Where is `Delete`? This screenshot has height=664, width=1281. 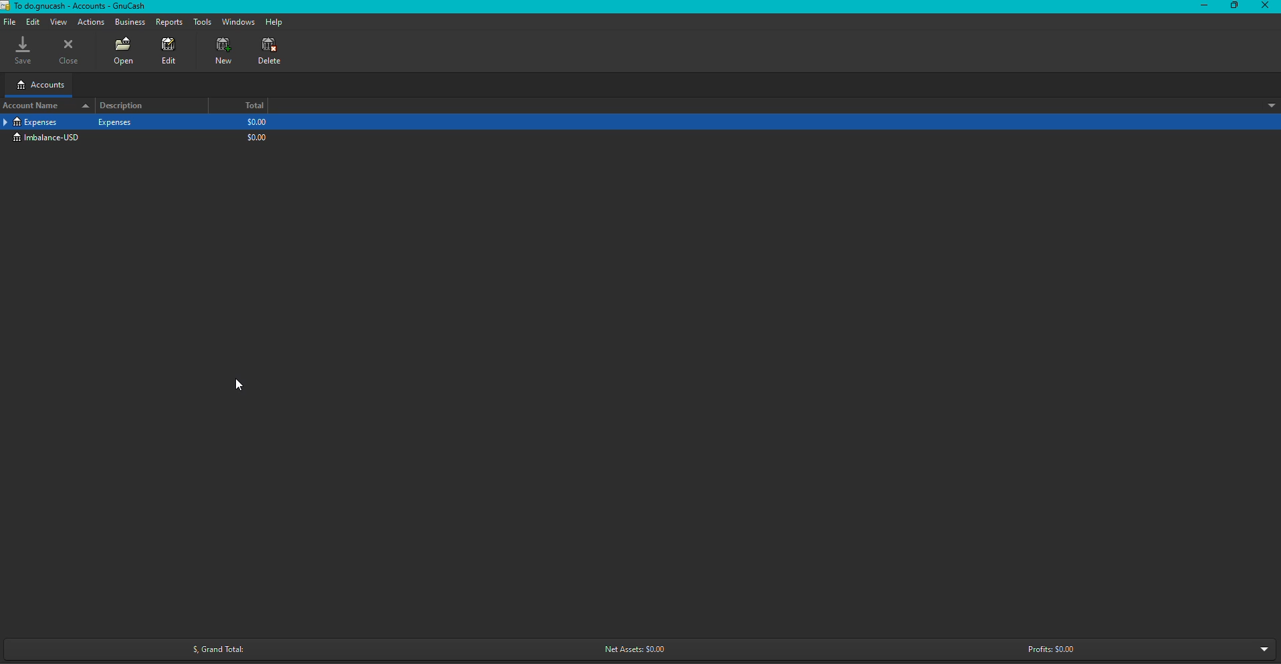 Delete is located at coordinates (263, 51).